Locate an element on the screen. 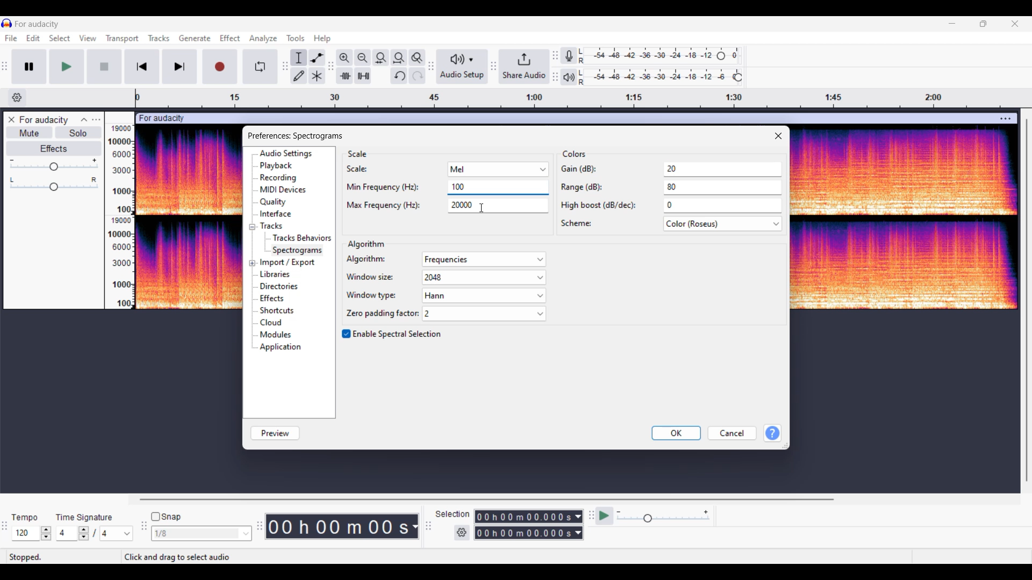  Recording level is located at coordinates (659, 56).